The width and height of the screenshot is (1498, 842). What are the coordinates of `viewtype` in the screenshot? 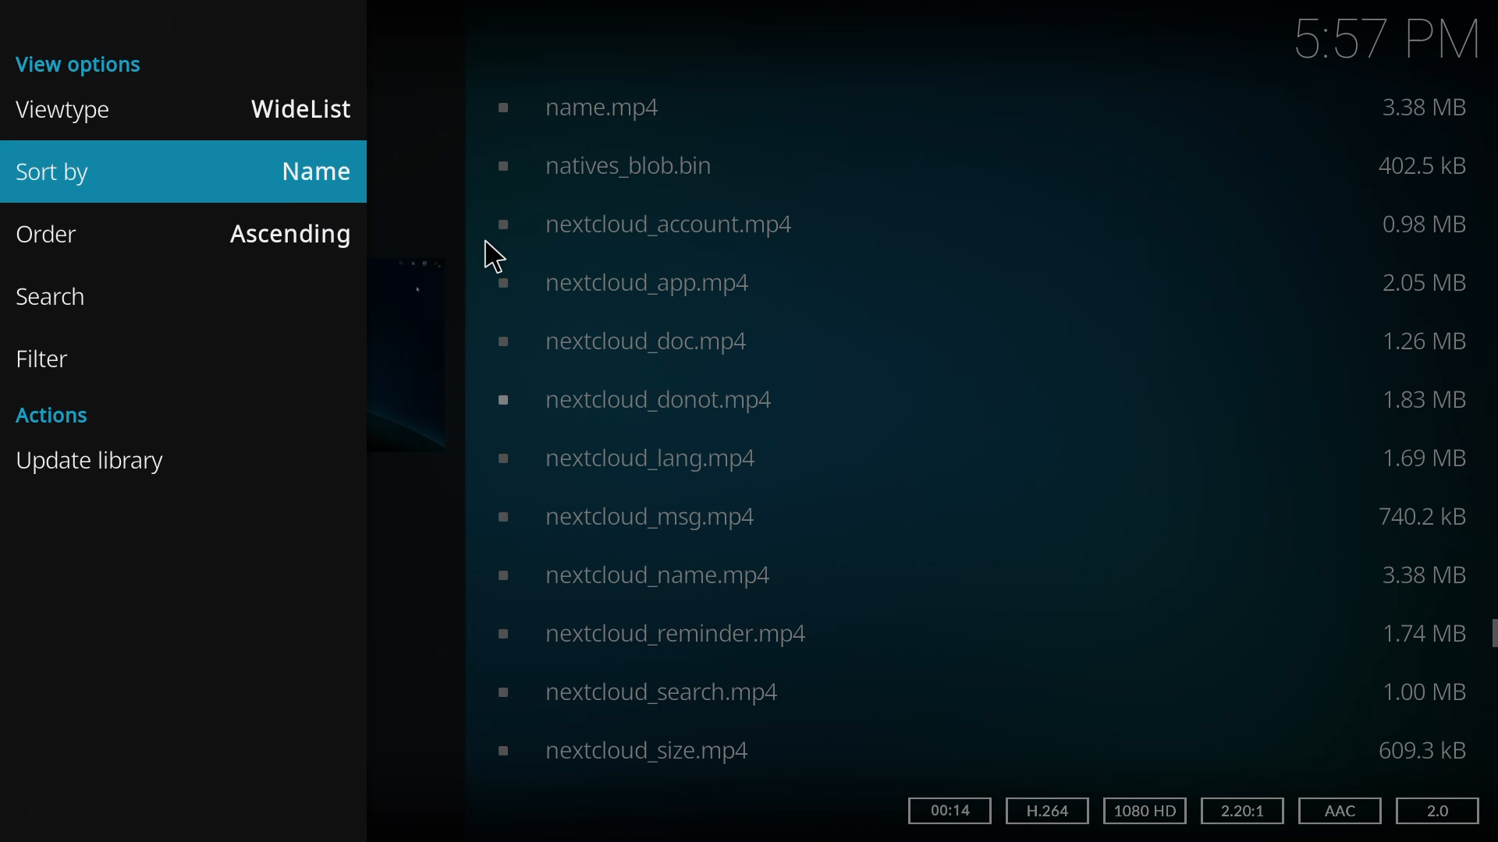 It's located at (67, 109).